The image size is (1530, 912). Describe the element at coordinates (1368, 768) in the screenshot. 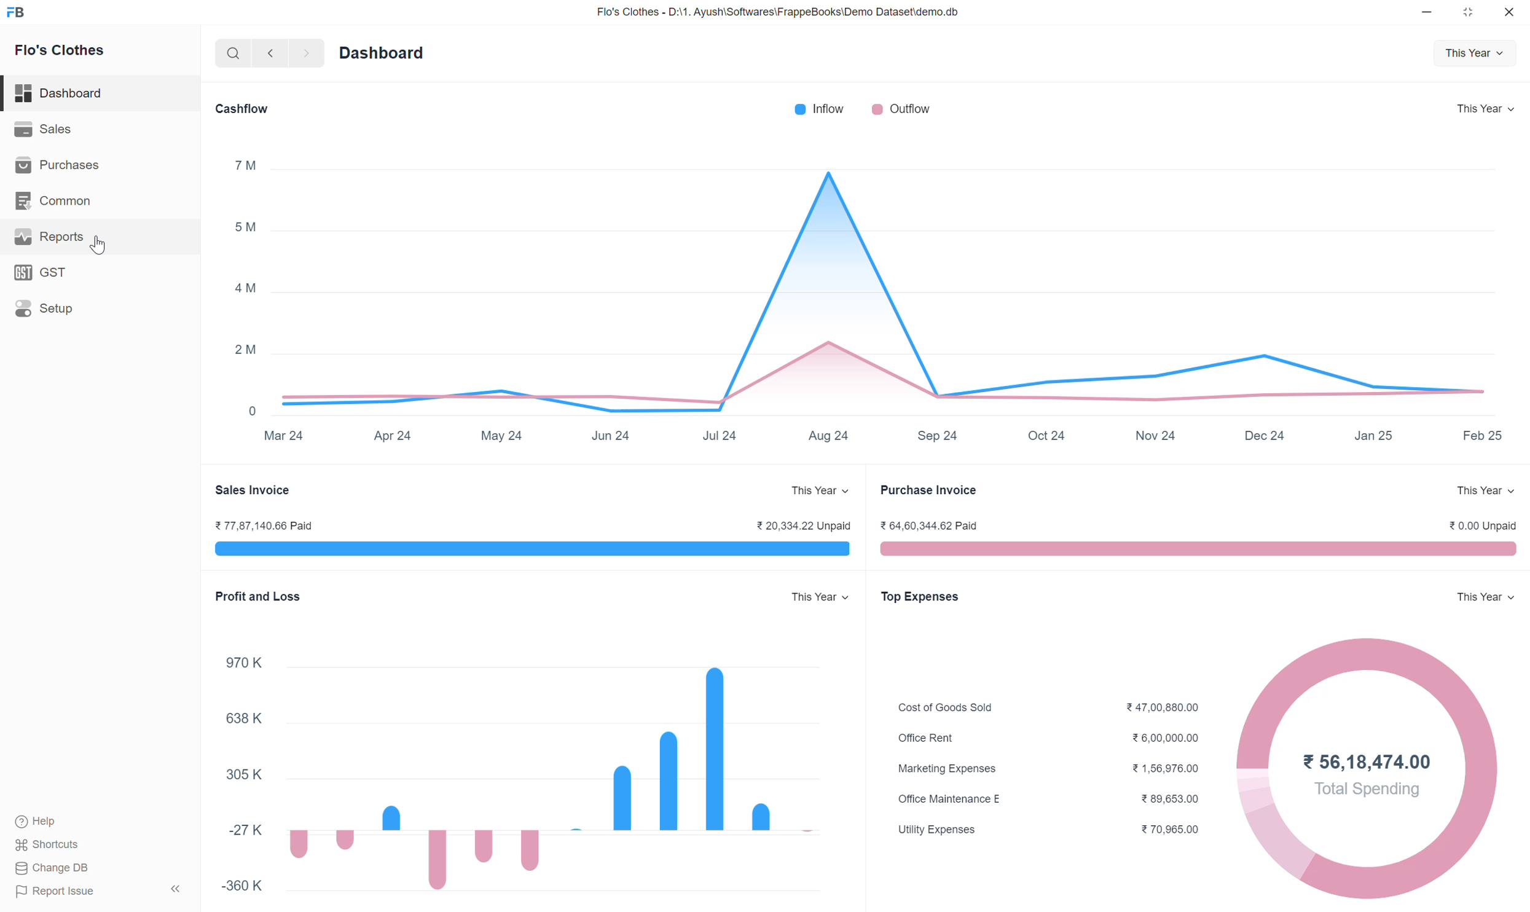

I see `Pie chart` at that location.